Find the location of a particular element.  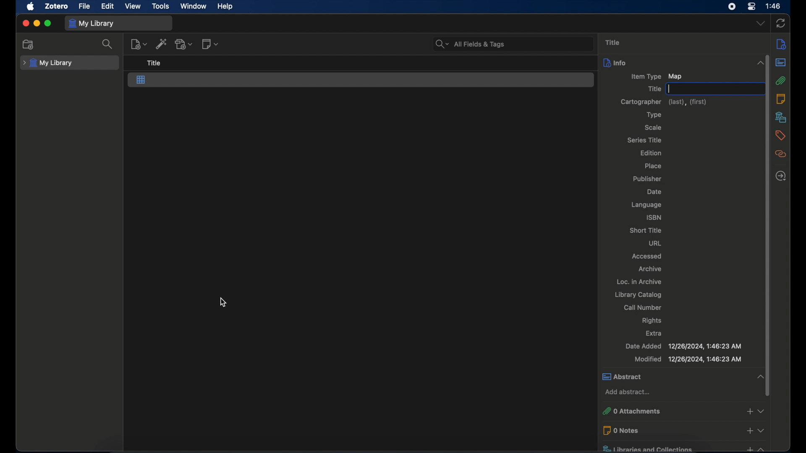

date is located at coordinates (654, 192).